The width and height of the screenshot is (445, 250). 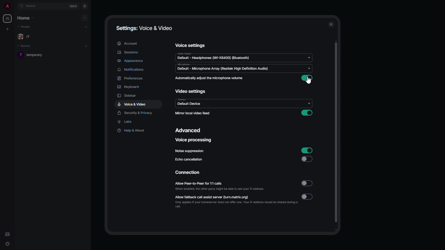 What do you see at coordinates (193, 113) in the screenshot?
I see `mirror local video feed` at bounding box center [193, 113].